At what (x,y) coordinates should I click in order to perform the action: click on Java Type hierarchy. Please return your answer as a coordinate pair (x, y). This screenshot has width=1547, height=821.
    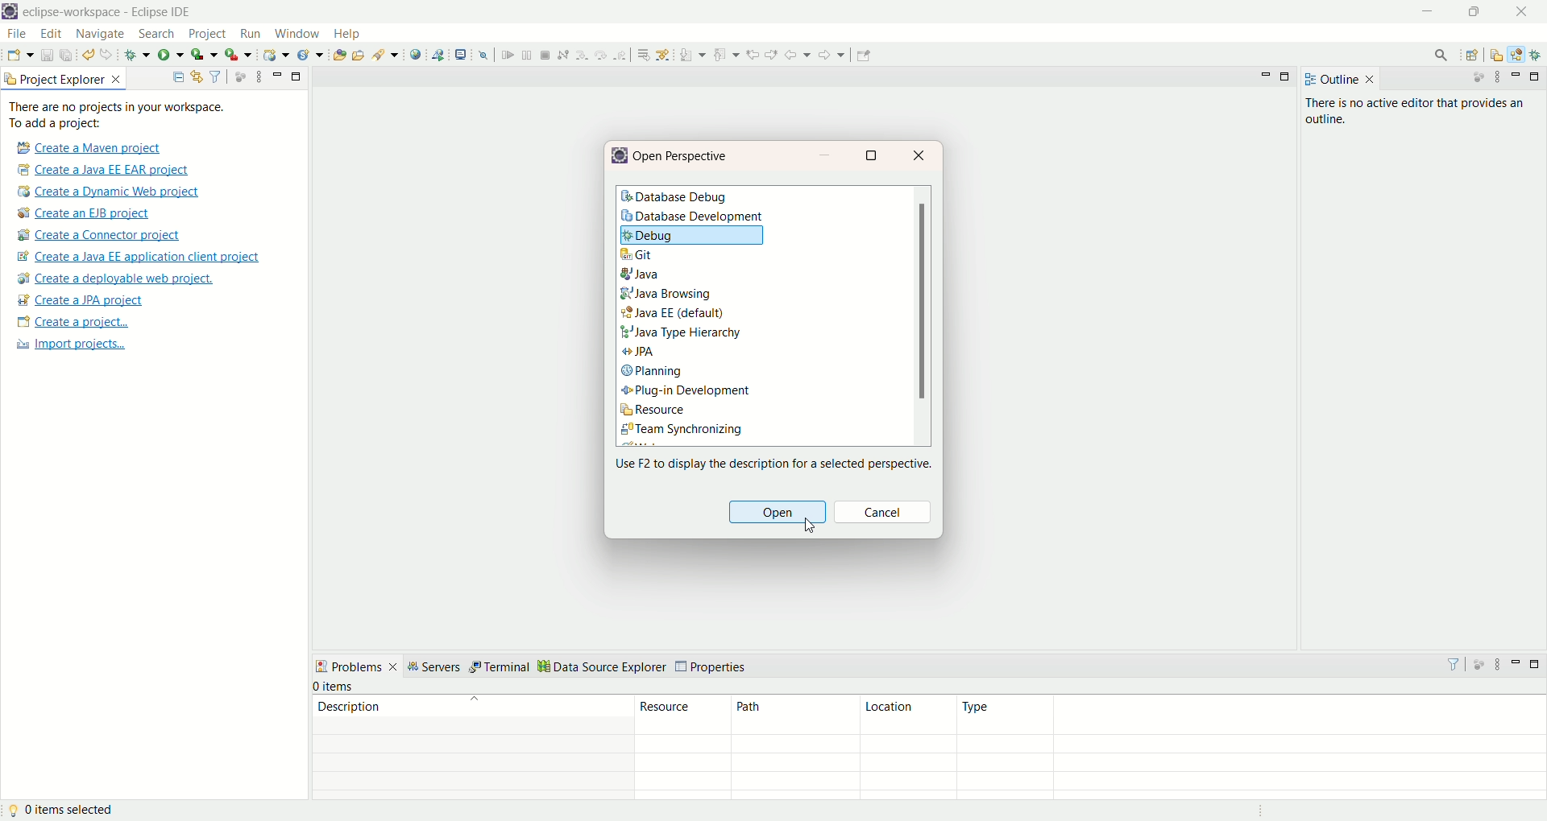
    Looking at the image, I should click on (680, 334).